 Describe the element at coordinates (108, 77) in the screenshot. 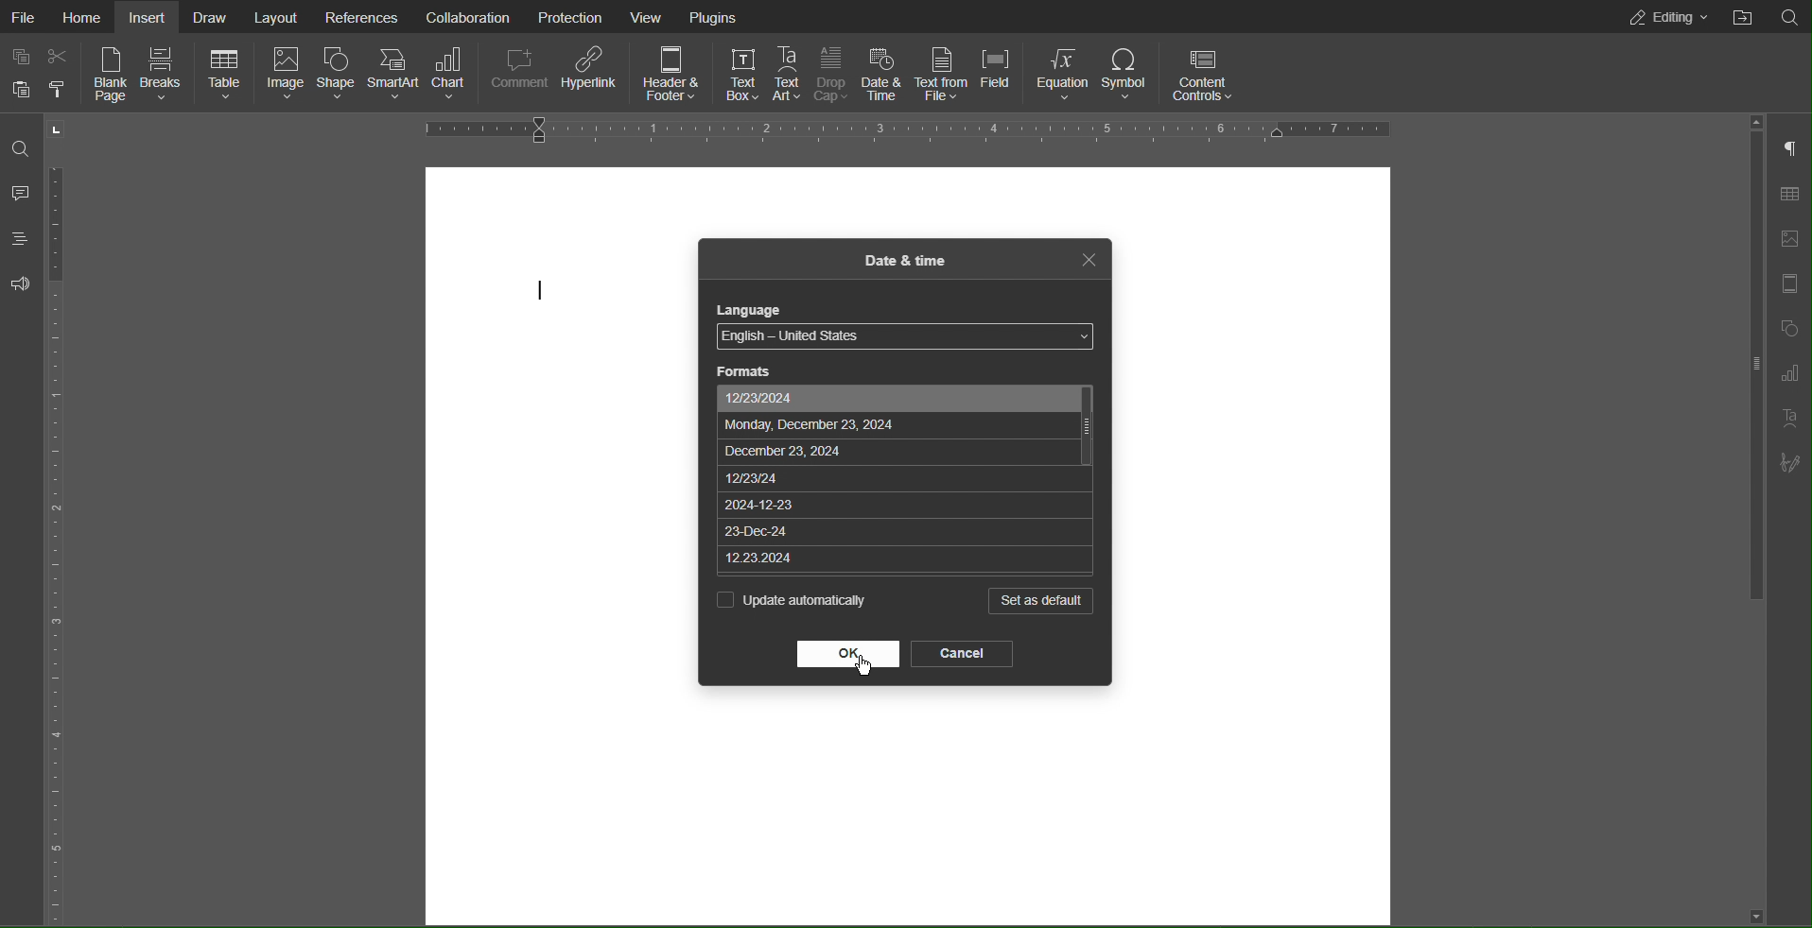

I see `Blank Page` at that location.